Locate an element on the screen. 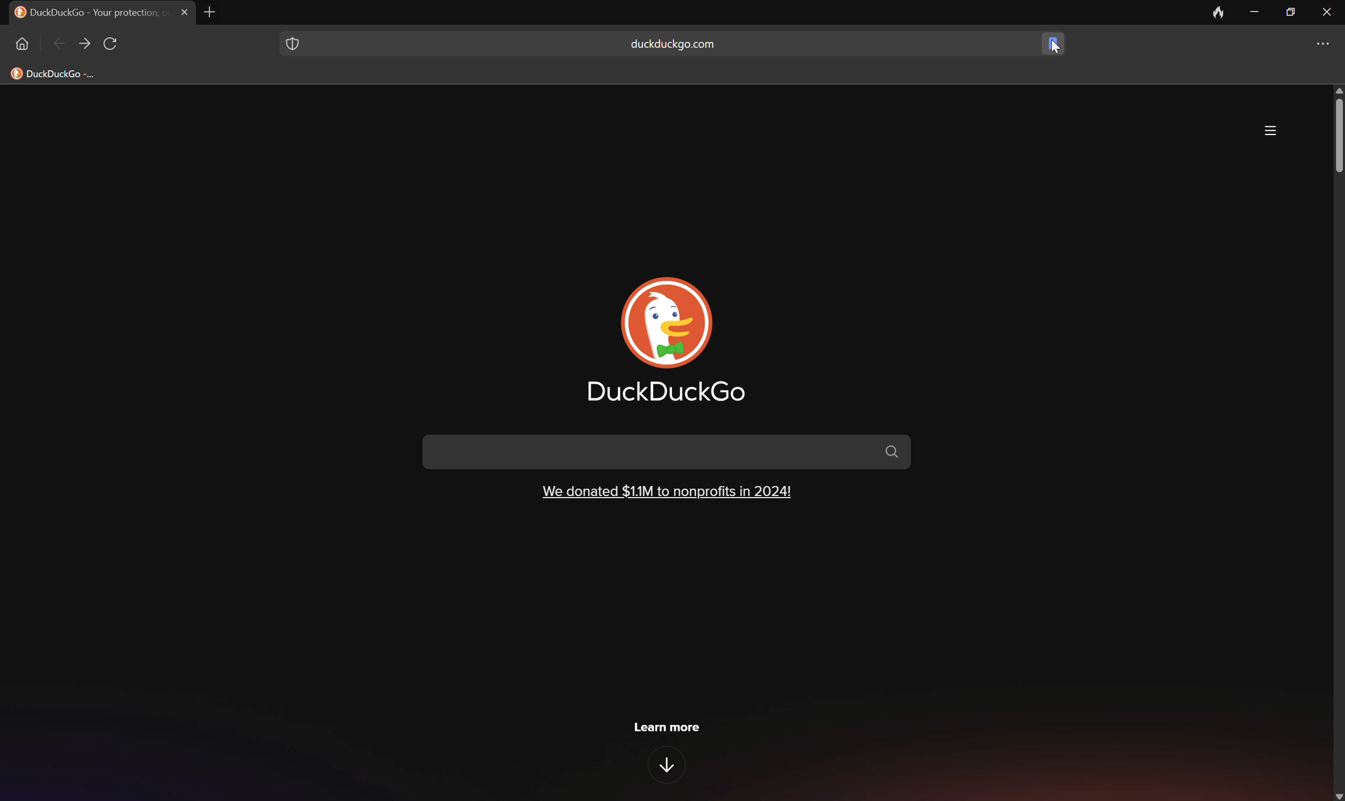 This screenshot has width=1345, height=801. Search is located at coordinates (668, 451).